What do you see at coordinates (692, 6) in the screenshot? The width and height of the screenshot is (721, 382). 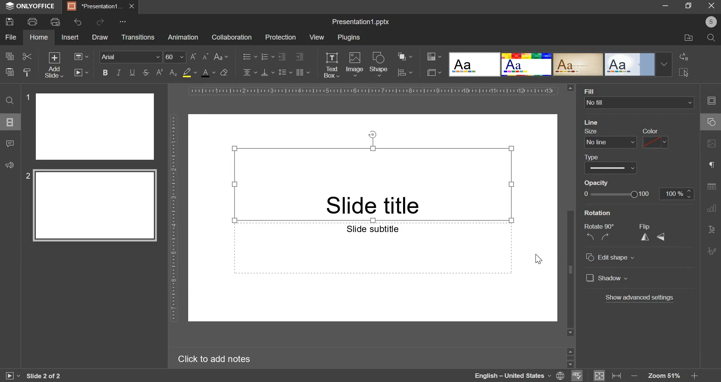 I see `full screen` at bounding box center [692, 6].